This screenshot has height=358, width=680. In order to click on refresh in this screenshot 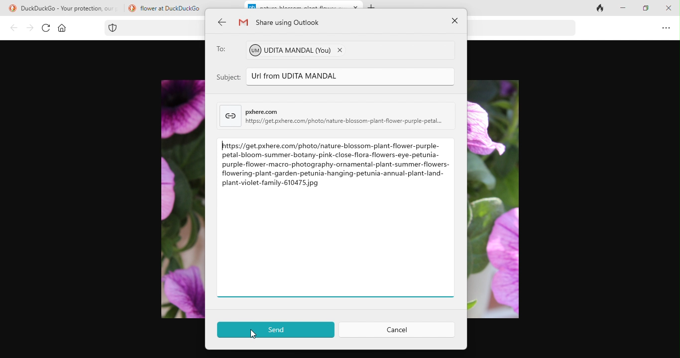, I will do `click(44, 28)`.